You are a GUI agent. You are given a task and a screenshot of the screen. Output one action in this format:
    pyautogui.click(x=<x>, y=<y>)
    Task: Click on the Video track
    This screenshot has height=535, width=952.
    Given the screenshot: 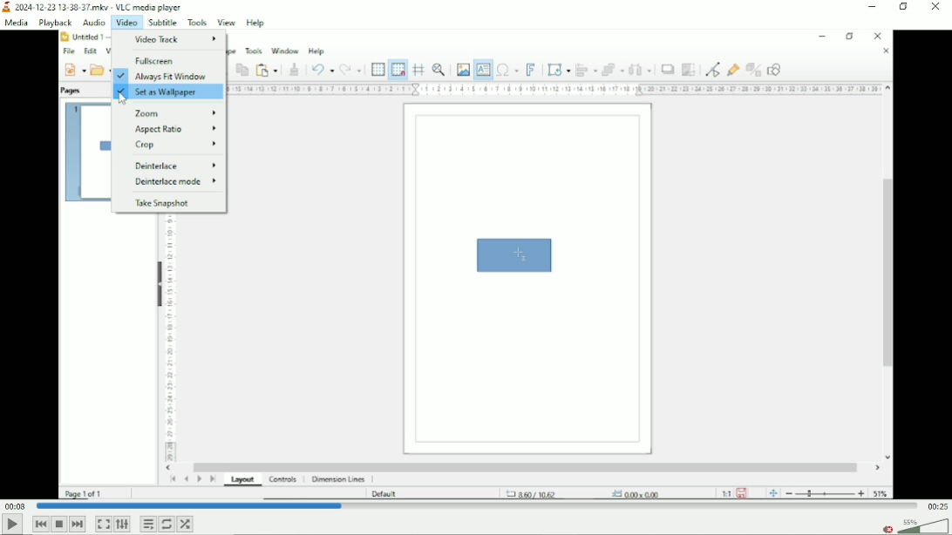 What is the action you would take?
    pyautogui.click(x=176, y=37)
    